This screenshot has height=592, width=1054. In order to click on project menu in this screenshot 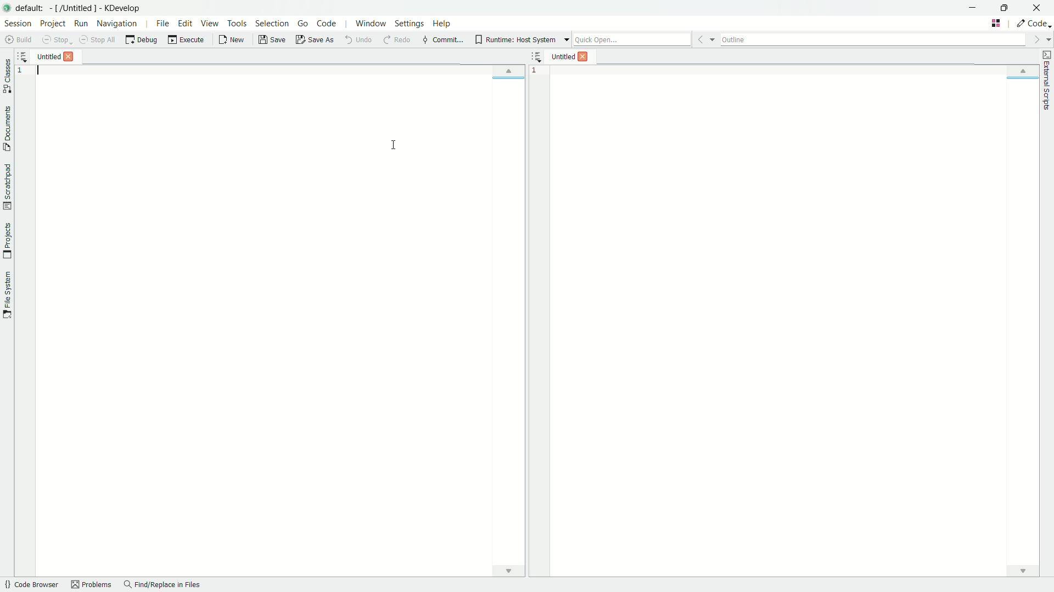, I will do `click(53, 24)`.